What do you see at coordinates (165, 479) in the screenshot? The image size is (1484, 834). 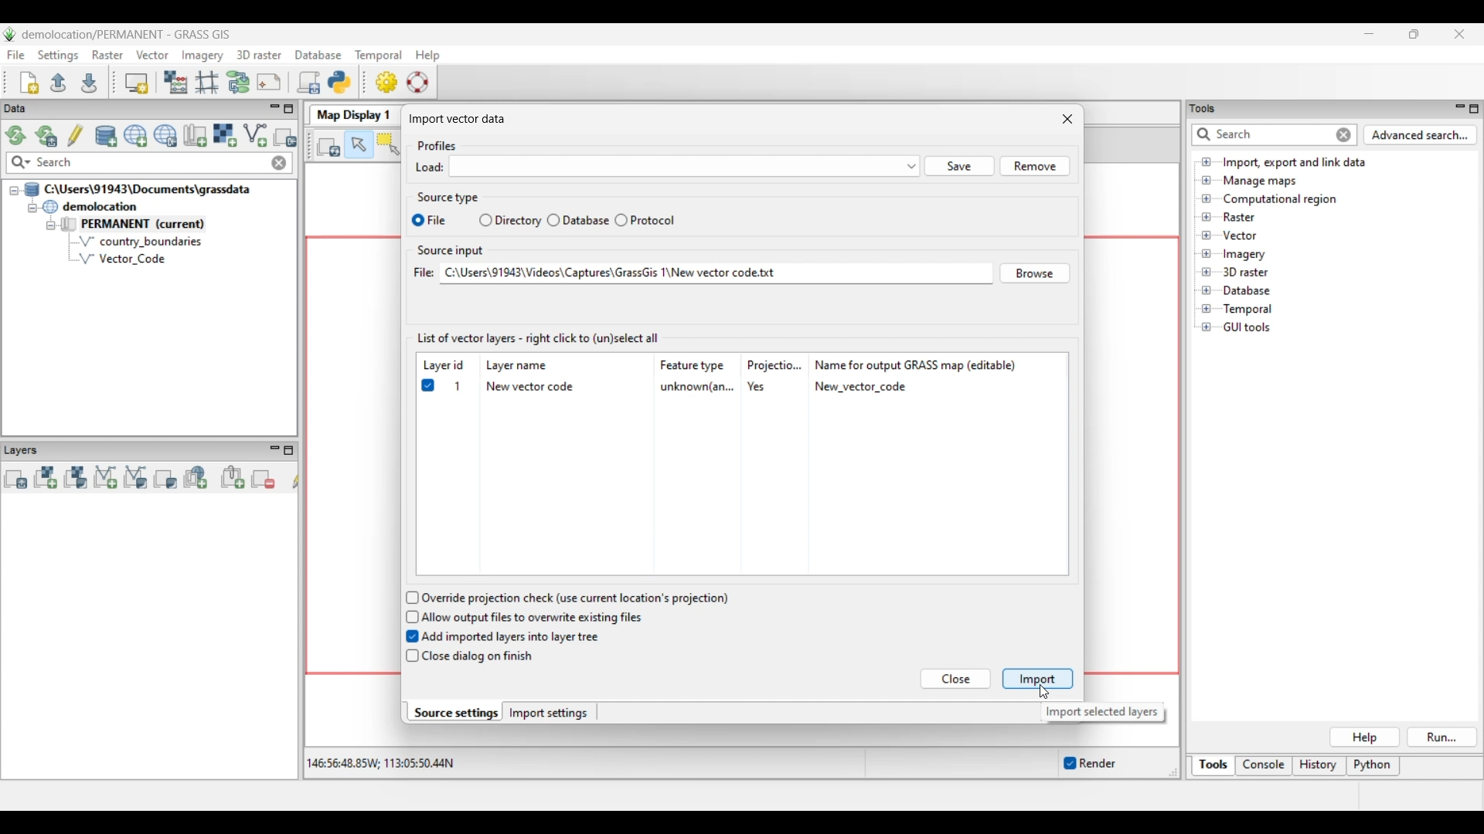 I see `Add various overlays` at bounding box center [165, 479].